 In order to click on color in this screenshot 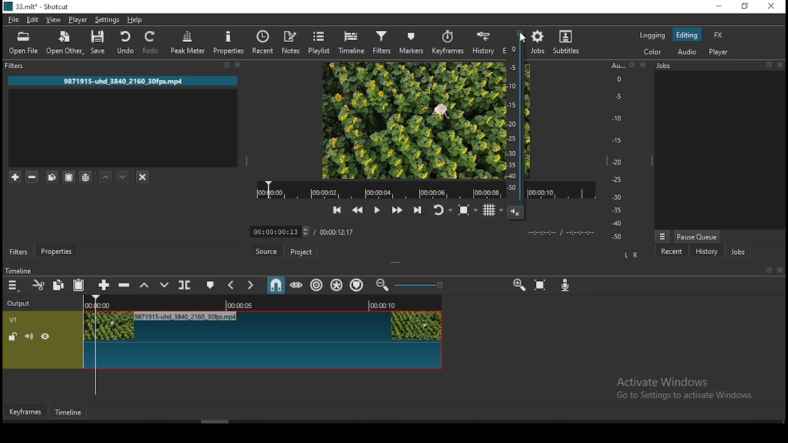, I will do `click(647, 53)`.